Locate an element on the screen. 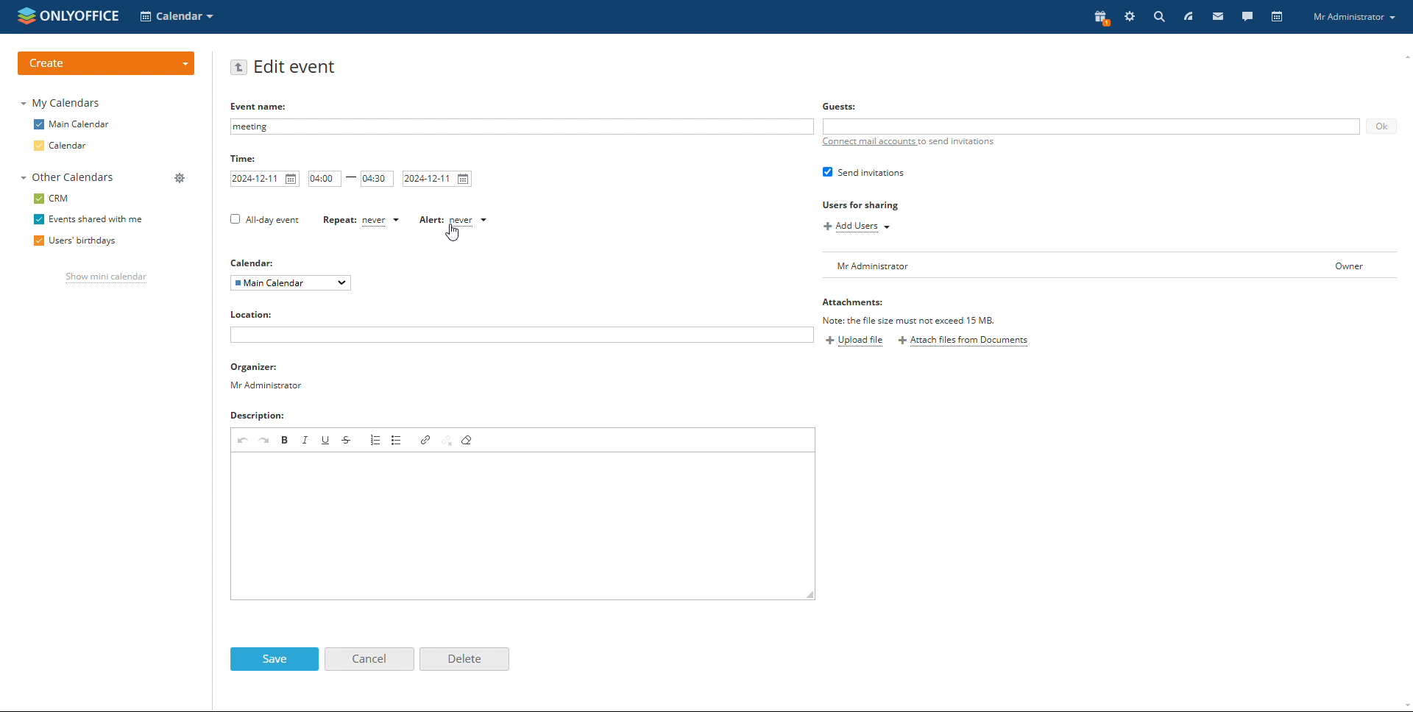  save is located at coordinates (275, 659).